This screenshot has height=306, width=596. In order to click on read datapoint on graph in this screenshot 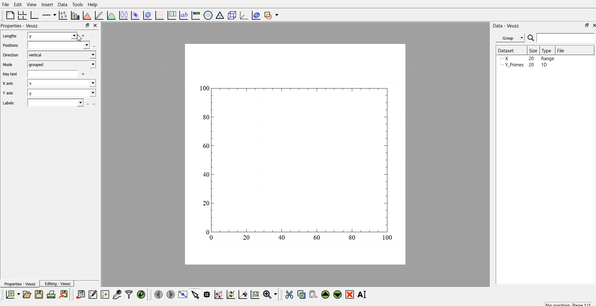, I will do `click(206, 294)`.